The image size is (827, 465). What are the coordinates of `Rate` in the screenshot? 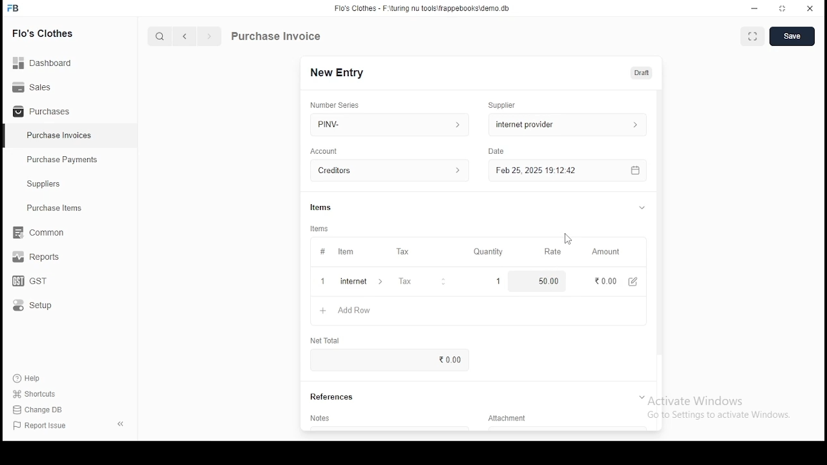 It's located at (554, 251).